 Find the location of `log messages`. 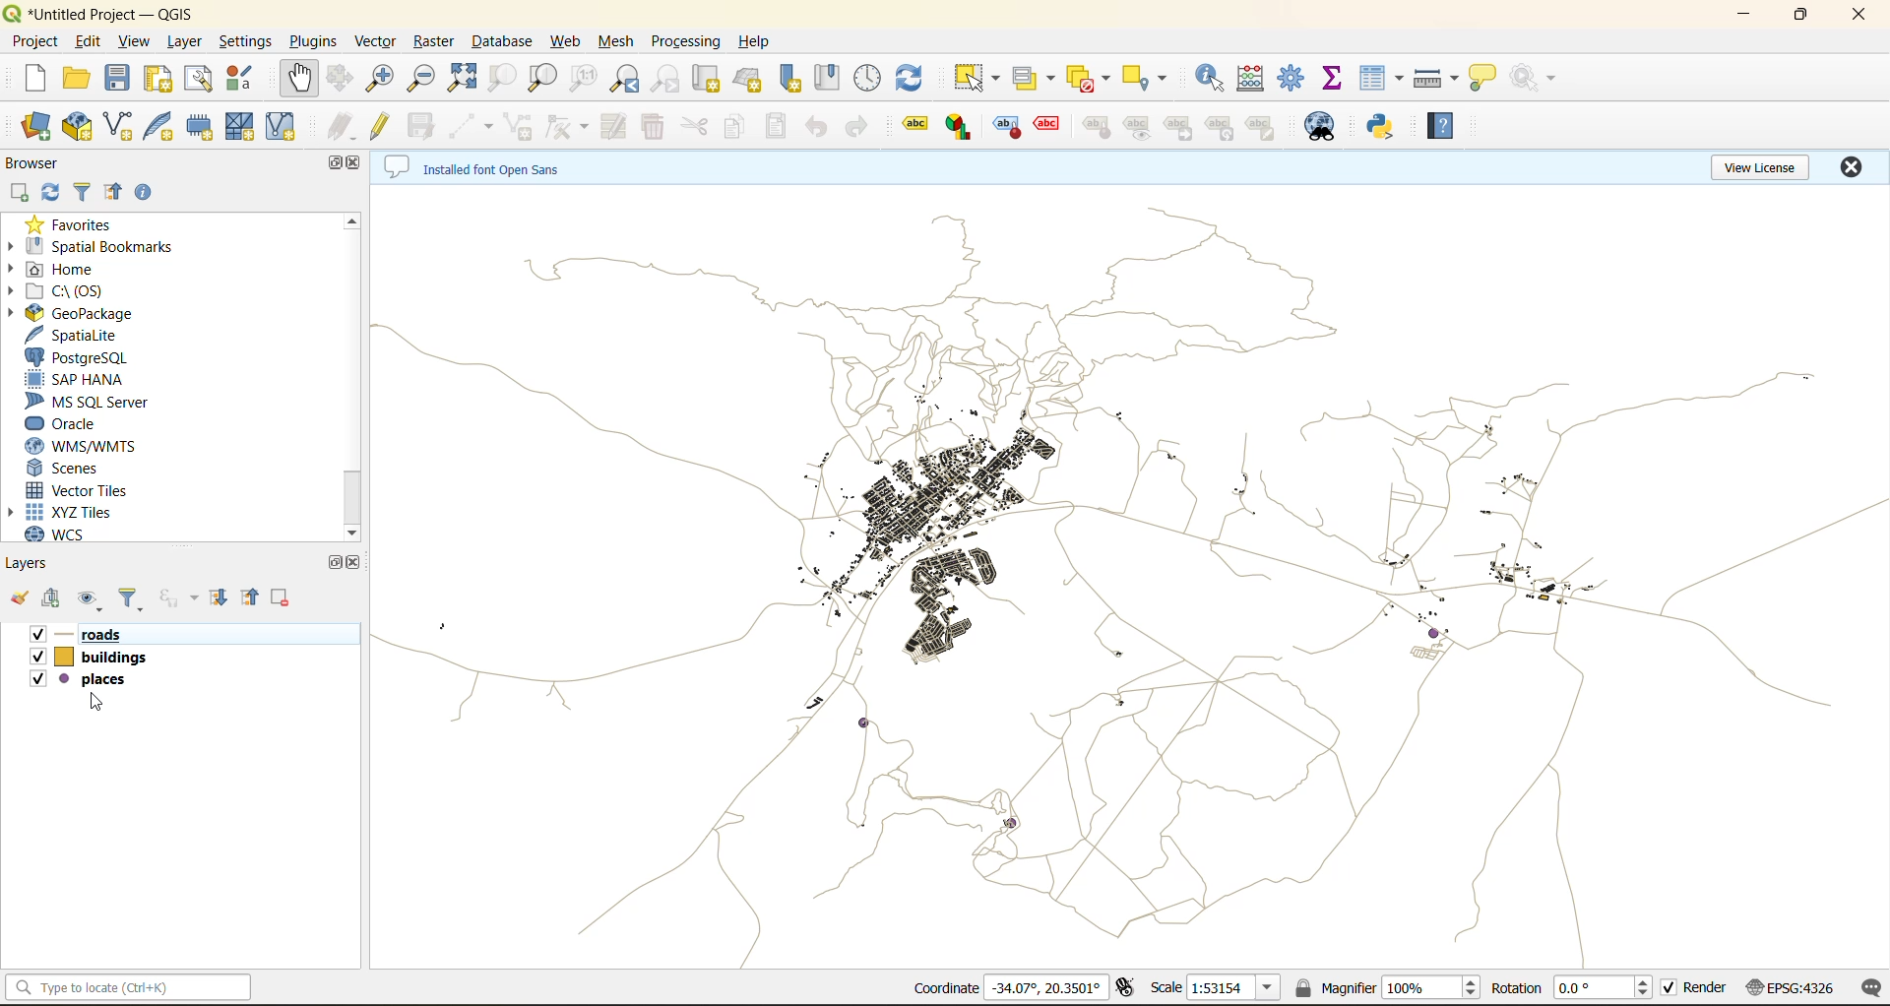

log messages is located at coordinates (1865, 989).